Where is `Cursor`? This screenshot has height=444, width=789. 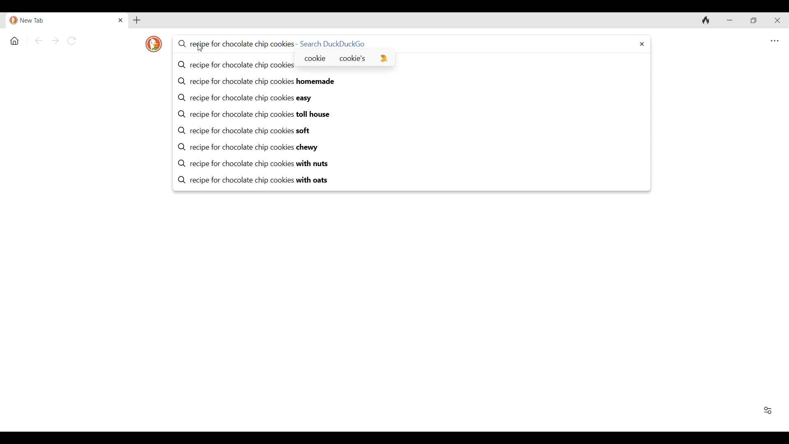 Cursor is located at coordinates (200, 48).